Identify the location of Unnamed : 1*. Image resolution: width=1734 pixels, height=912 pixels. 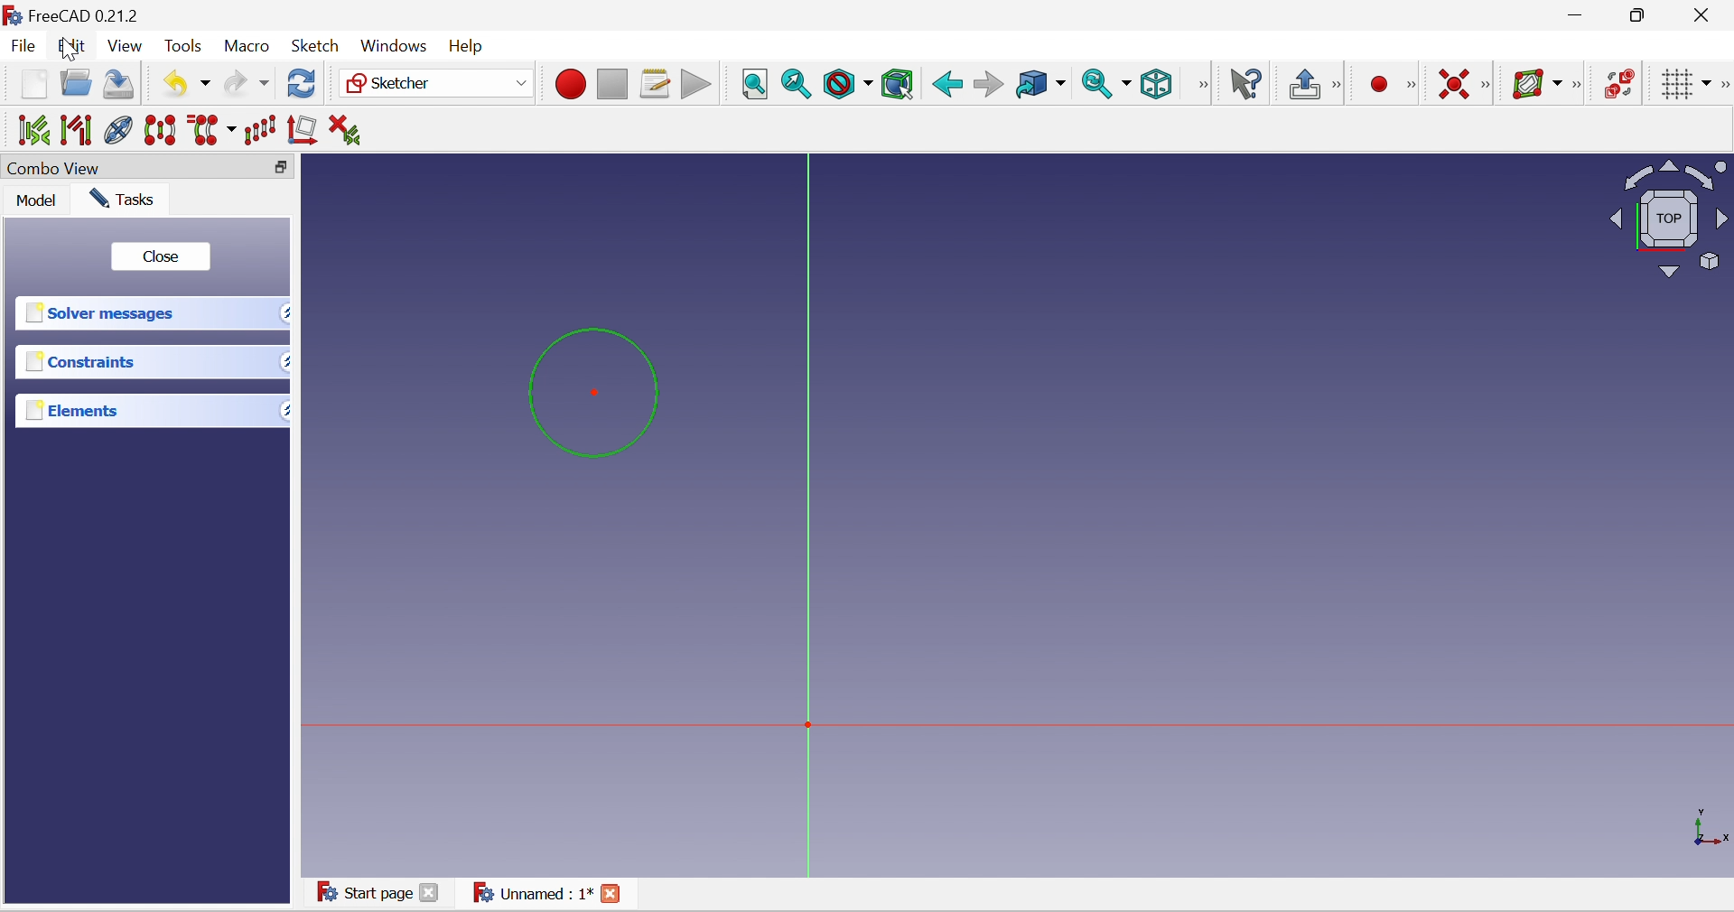
(547, 893).